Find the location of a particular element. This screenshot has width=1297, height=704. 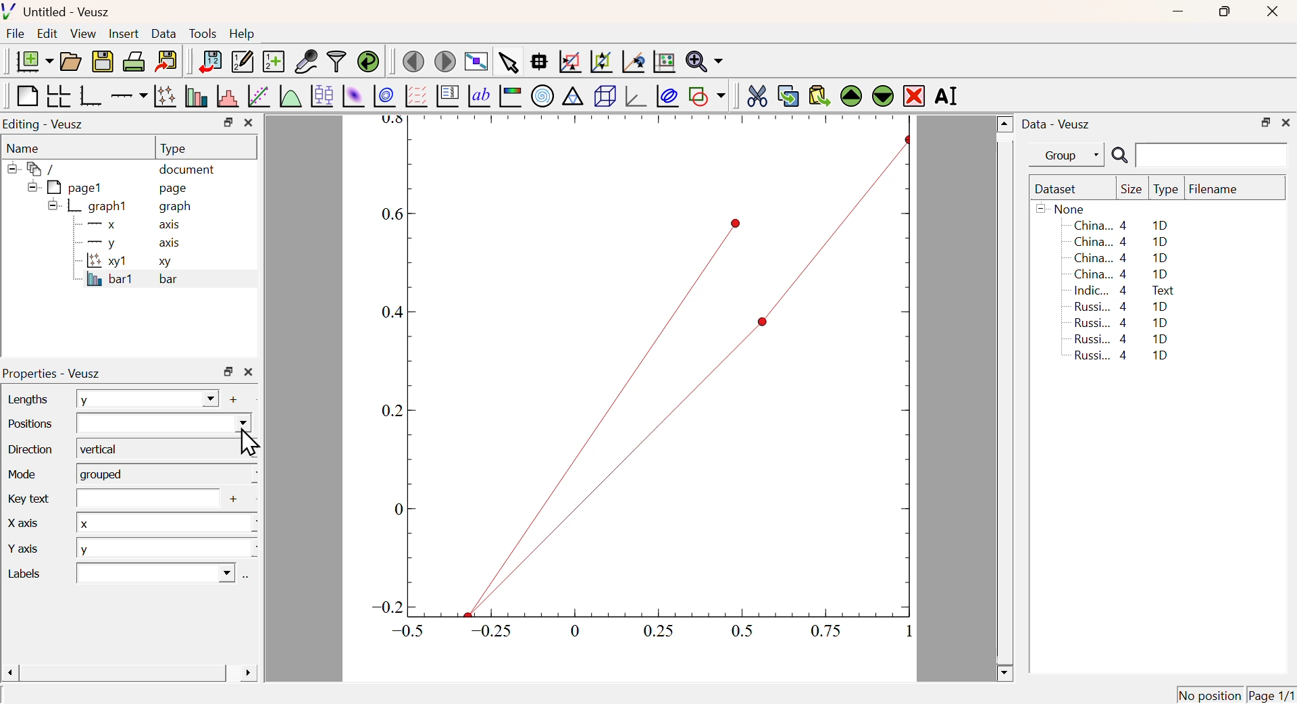

Indic... 4 Text is located at coordinates (1124, 291).